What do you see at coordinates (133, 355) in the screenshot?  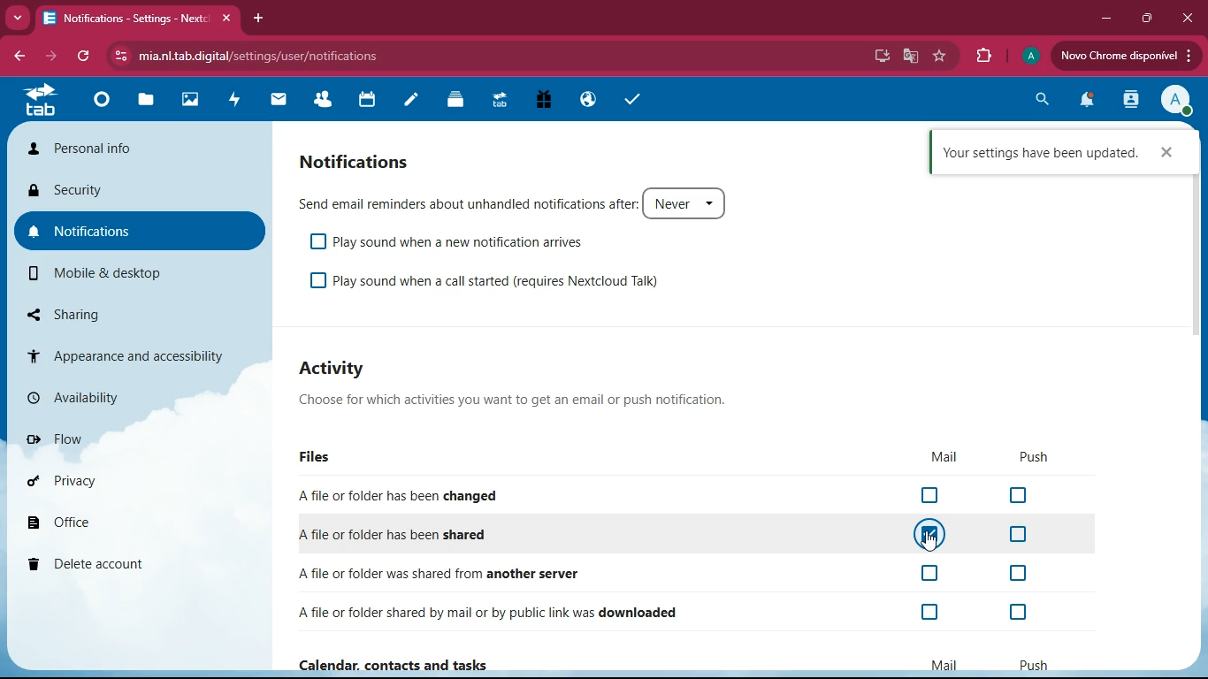 I see `appearance` at bounding box center [133, 355].